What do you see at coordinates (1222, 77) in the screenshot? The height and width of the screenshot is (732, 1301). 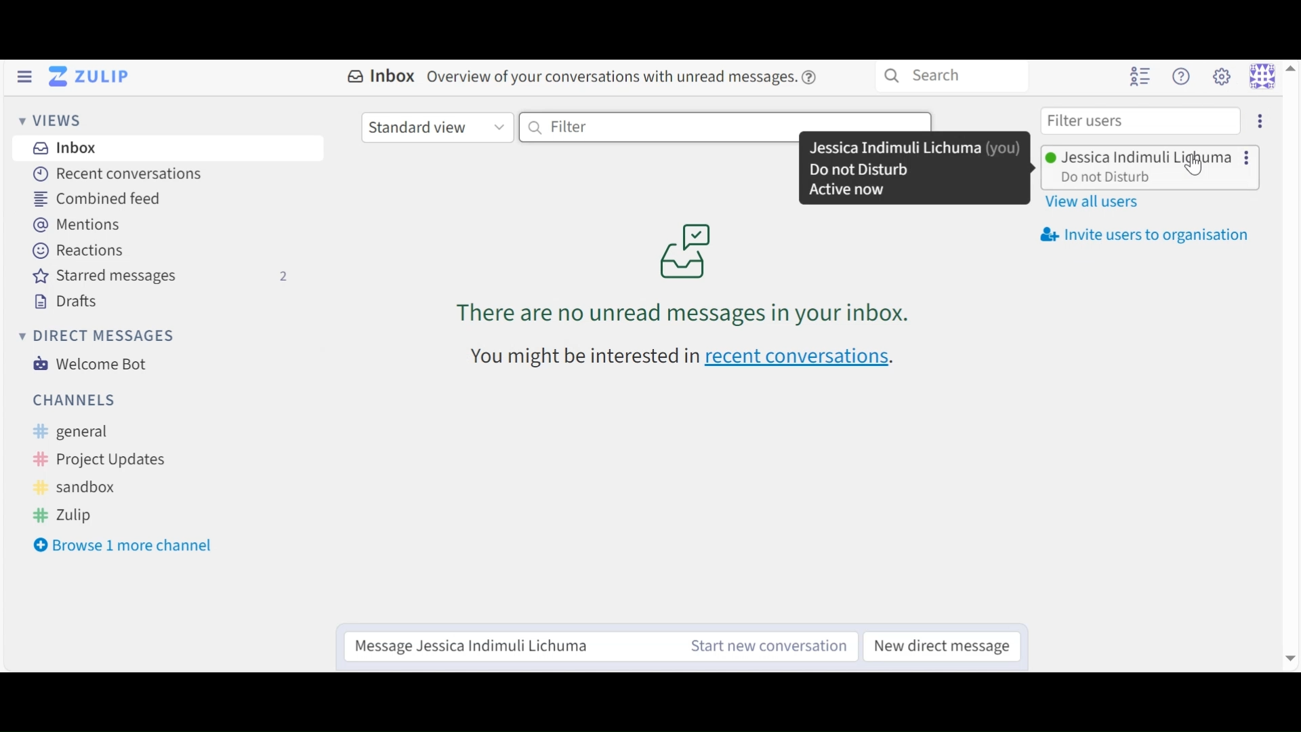 I see `Main menu` at bounding box center [1222, 77].